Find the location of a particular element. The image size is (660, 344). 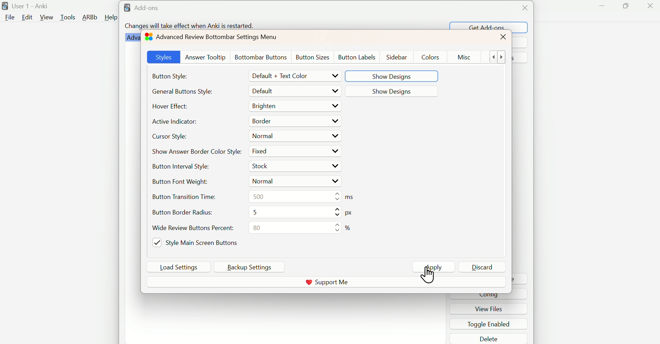

Default is located at coordinates (263, 91).